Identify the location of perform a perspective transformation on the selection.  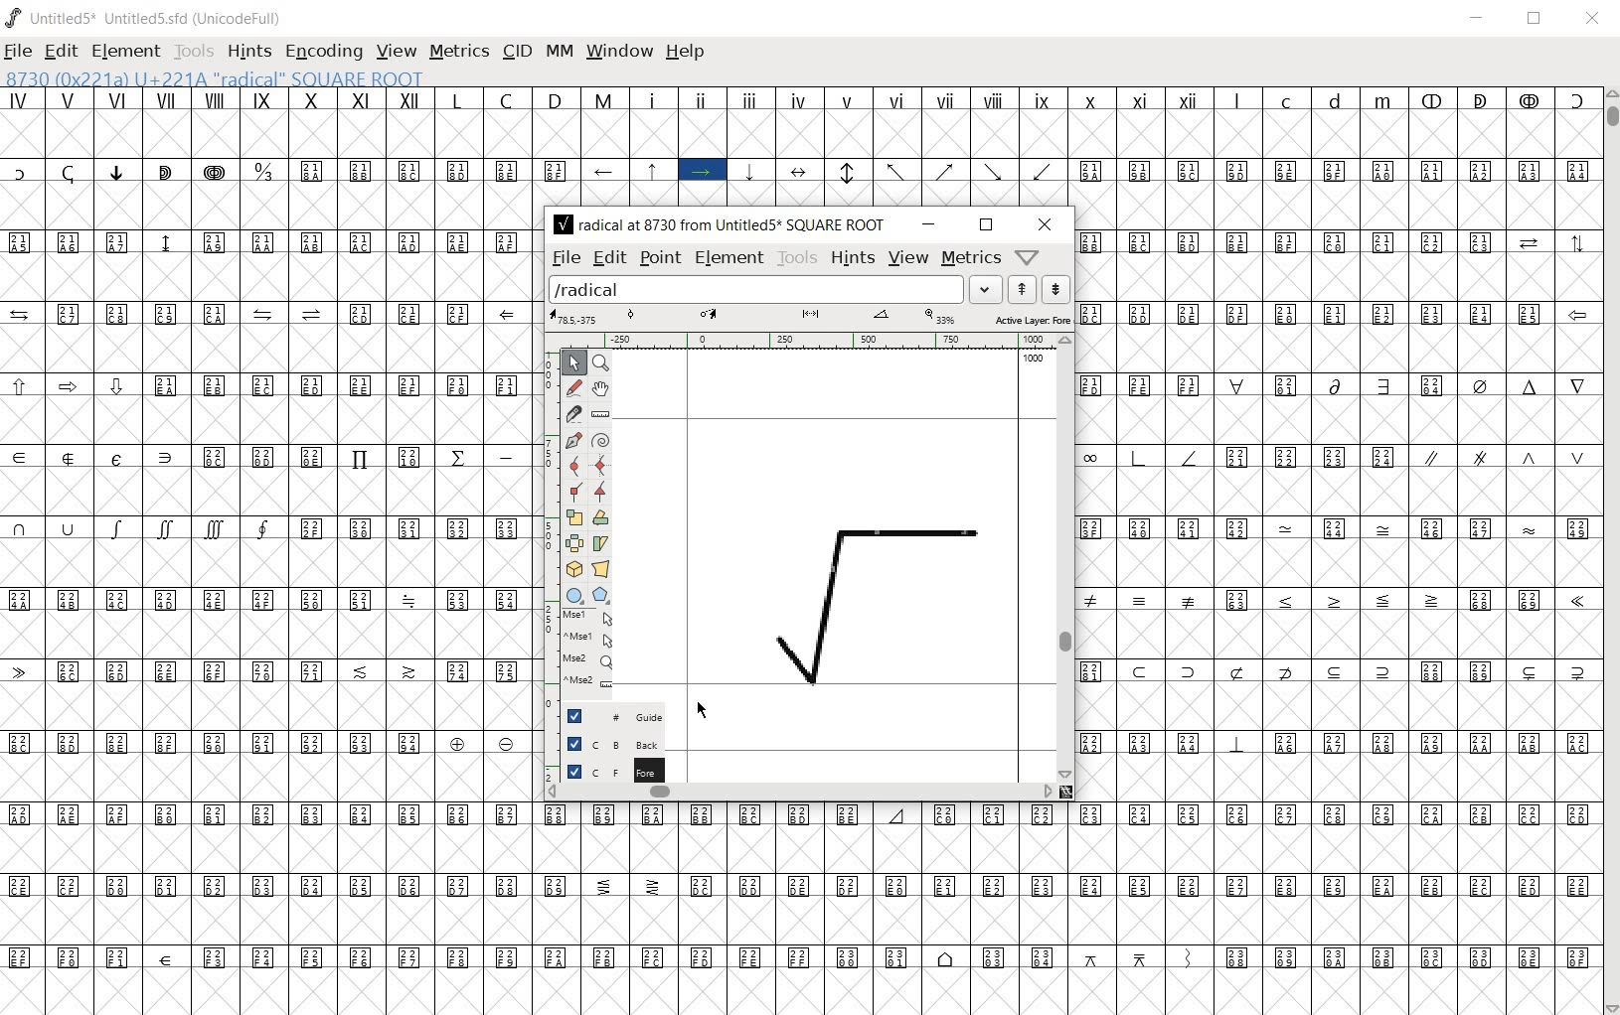
(599, 571).